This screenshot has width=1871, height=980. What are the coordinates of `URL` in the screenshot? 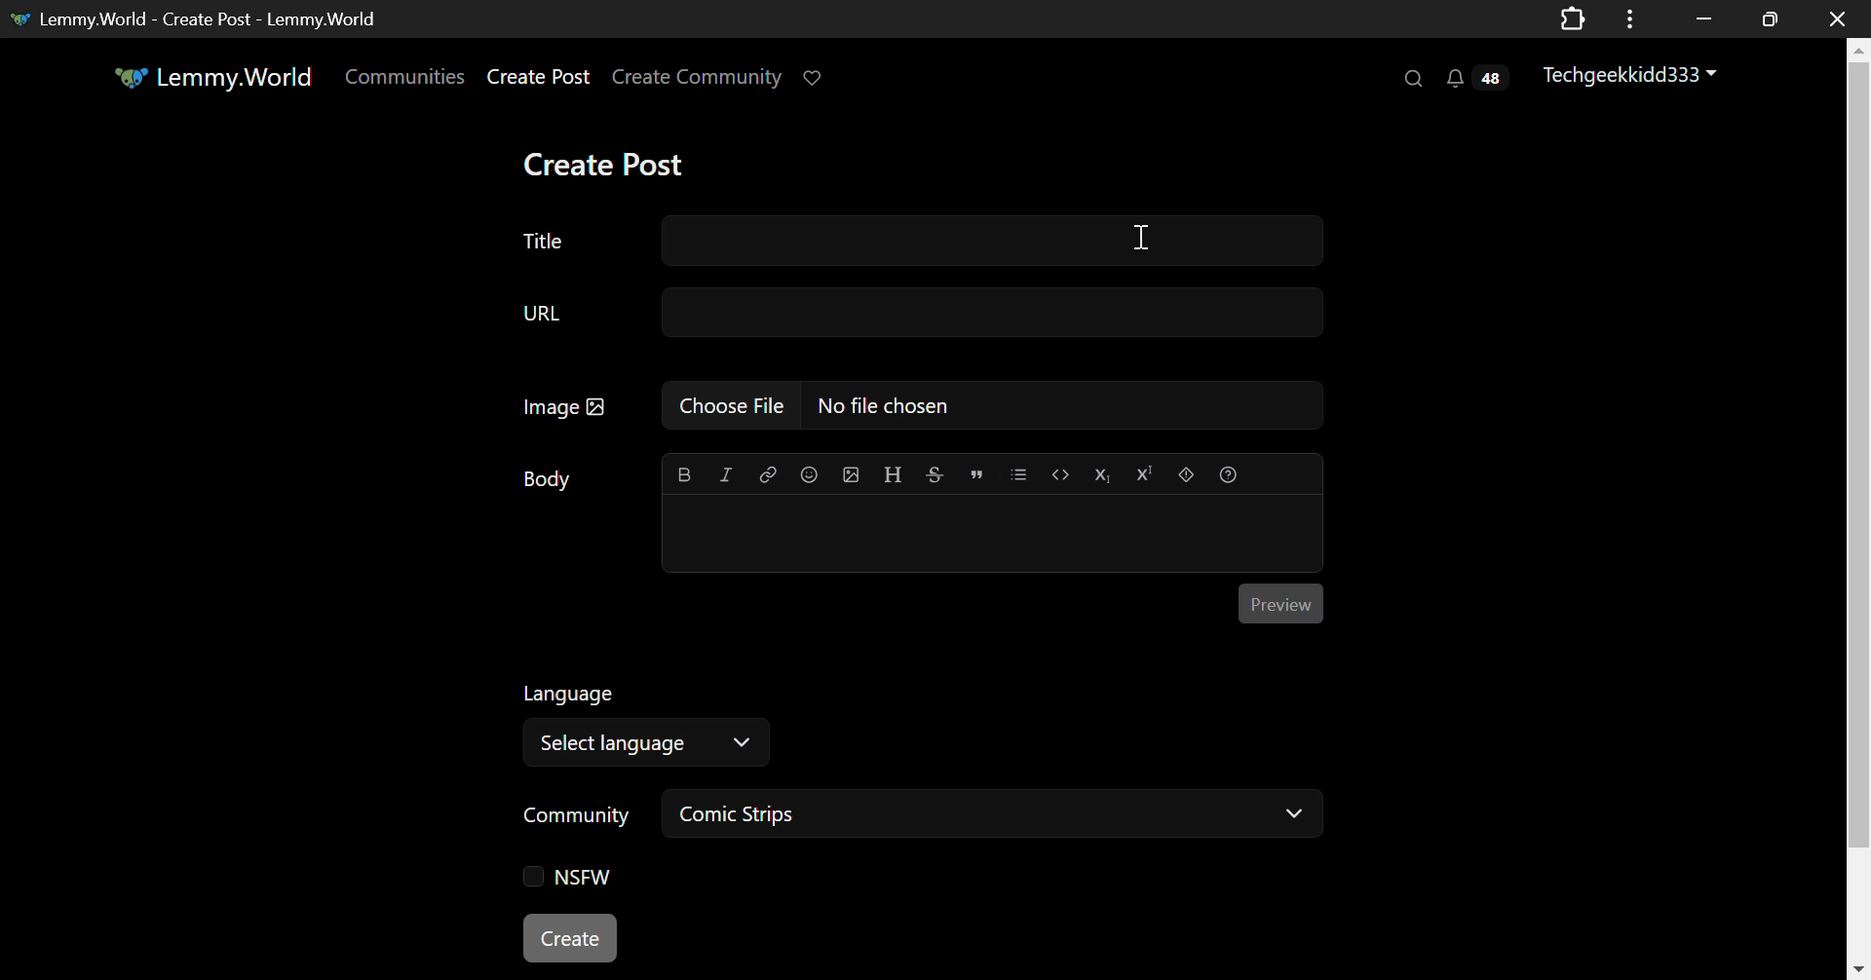 It's located at (919, 318).